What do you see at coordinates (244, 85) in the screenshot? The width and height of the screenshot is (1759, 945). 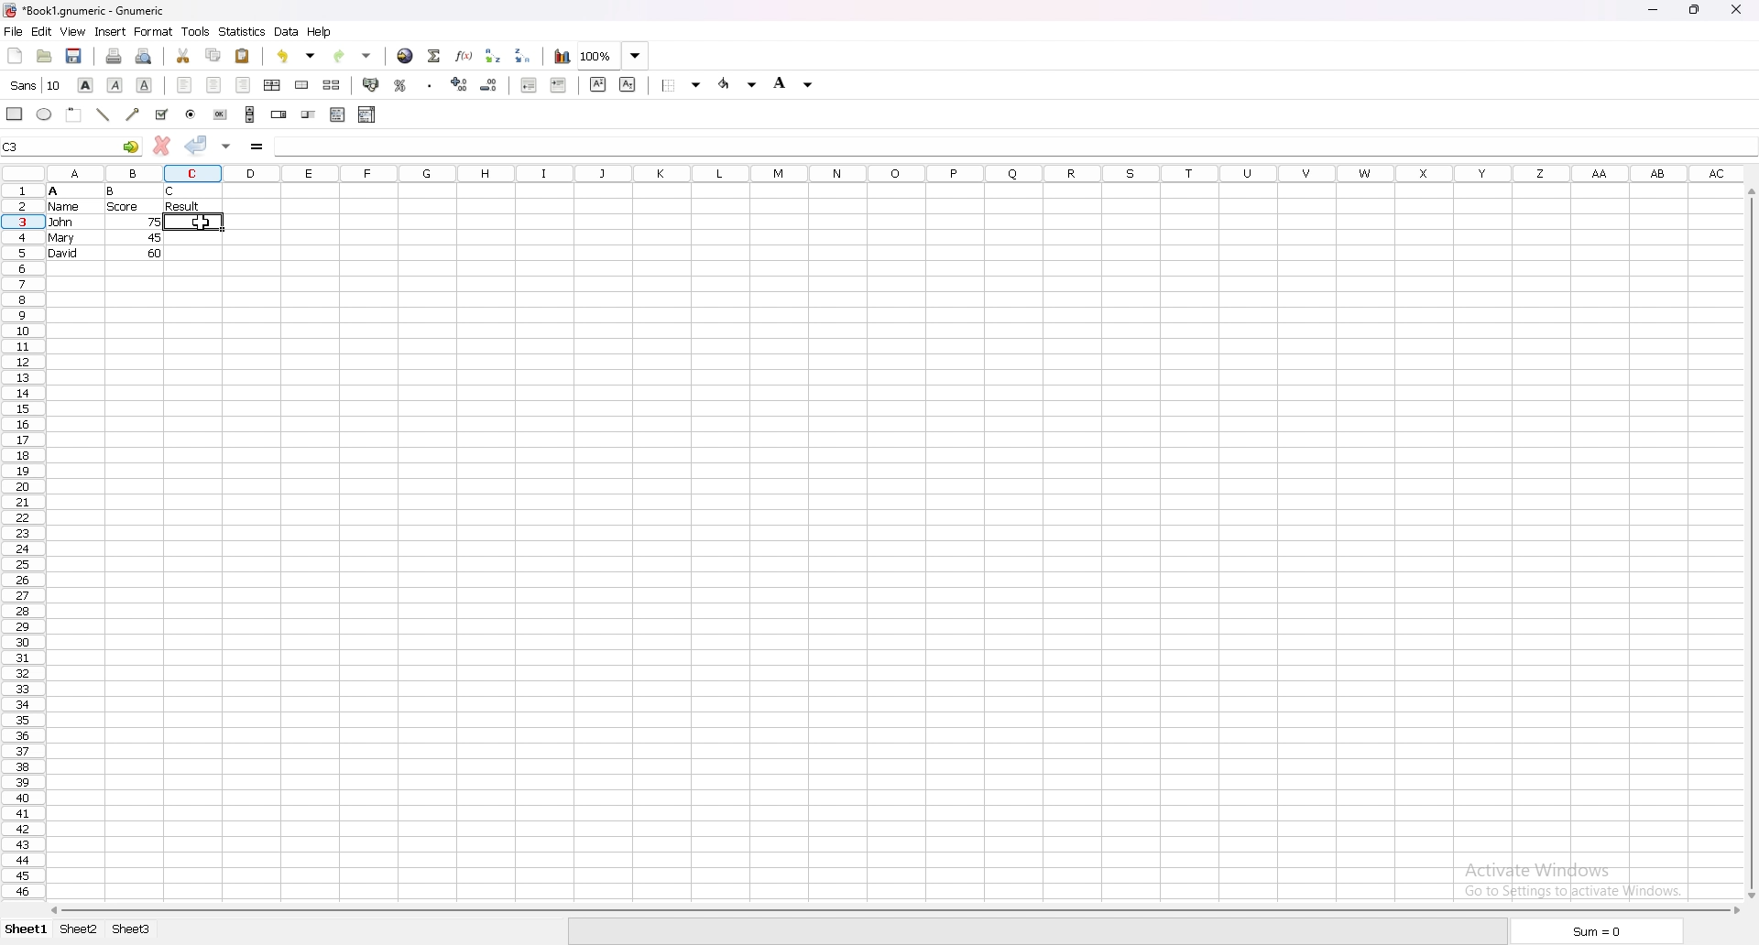 I see `align right` at bounding box center [244, 85].